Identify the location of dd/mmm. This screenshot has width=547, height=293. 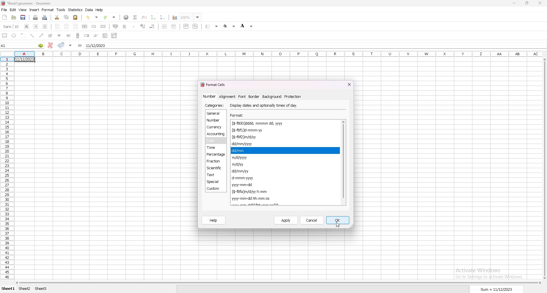
(240, 150).